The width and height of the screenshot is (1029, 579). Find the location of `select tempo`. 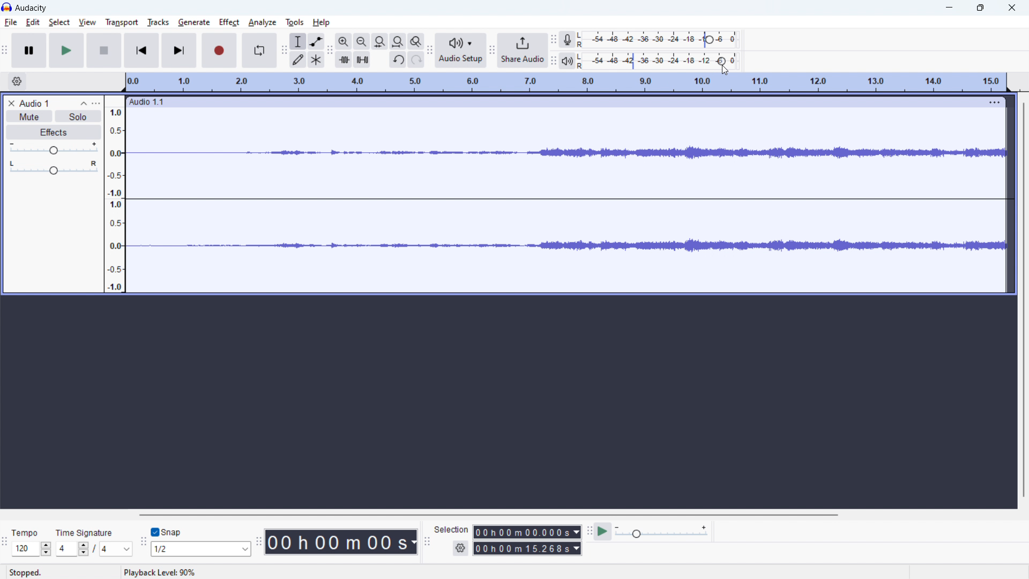

select tempo is located at coordinates (32, 550).